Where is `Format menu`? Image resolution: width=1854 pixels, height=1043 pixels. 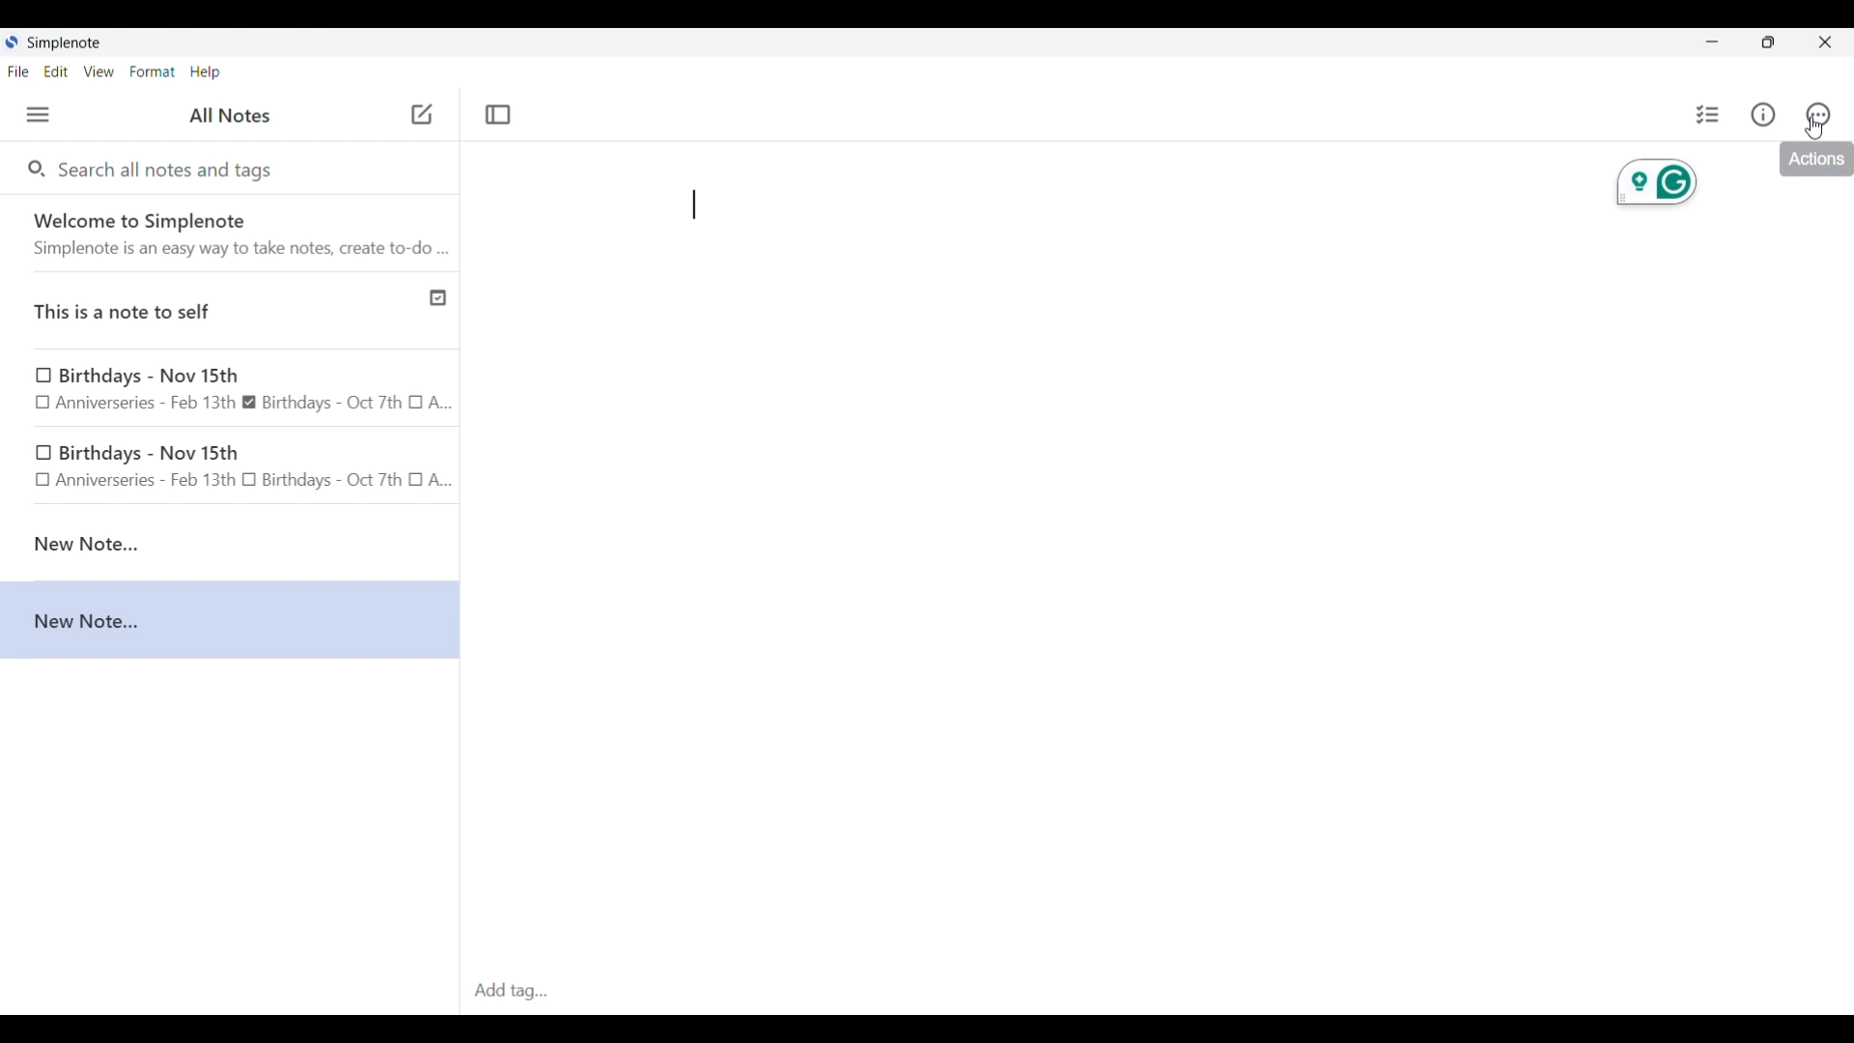
Format menu is located at coordinates (153, 71).